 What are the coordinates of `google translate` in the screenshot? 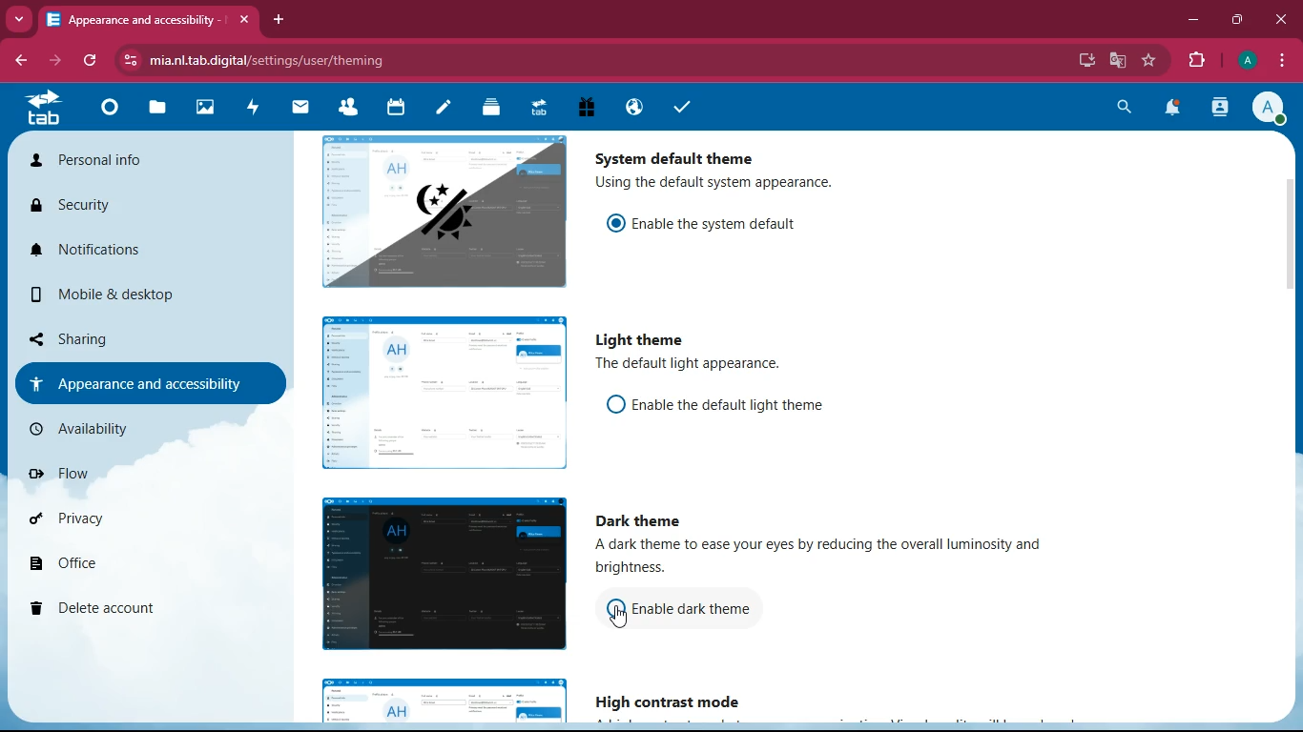 It's located at (1122, 61).